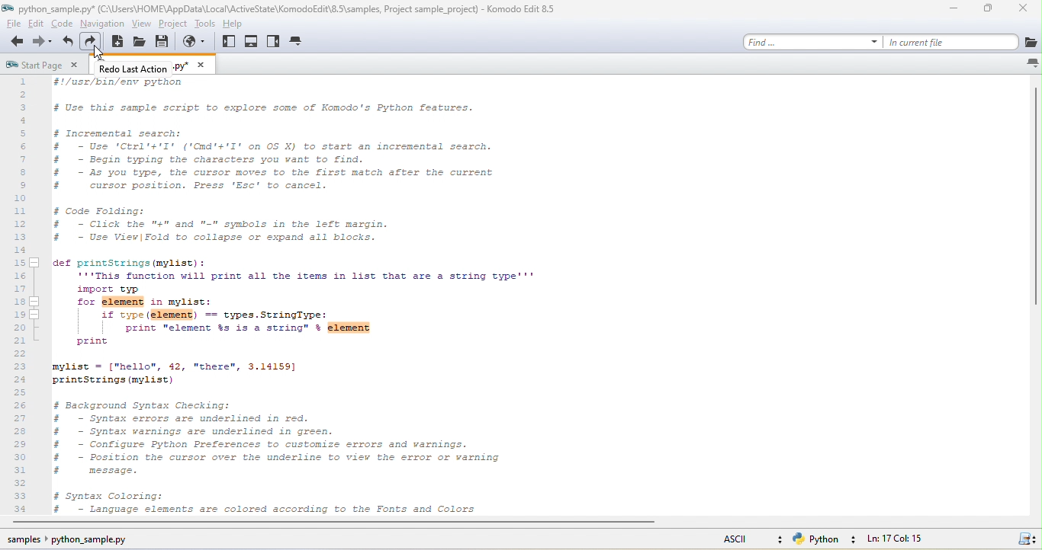 Image resolution: width=1042 pixels, height=550 pixels. Describe the element at coordinates (951, 41) in the screenshot. I see `in current file` at that location.